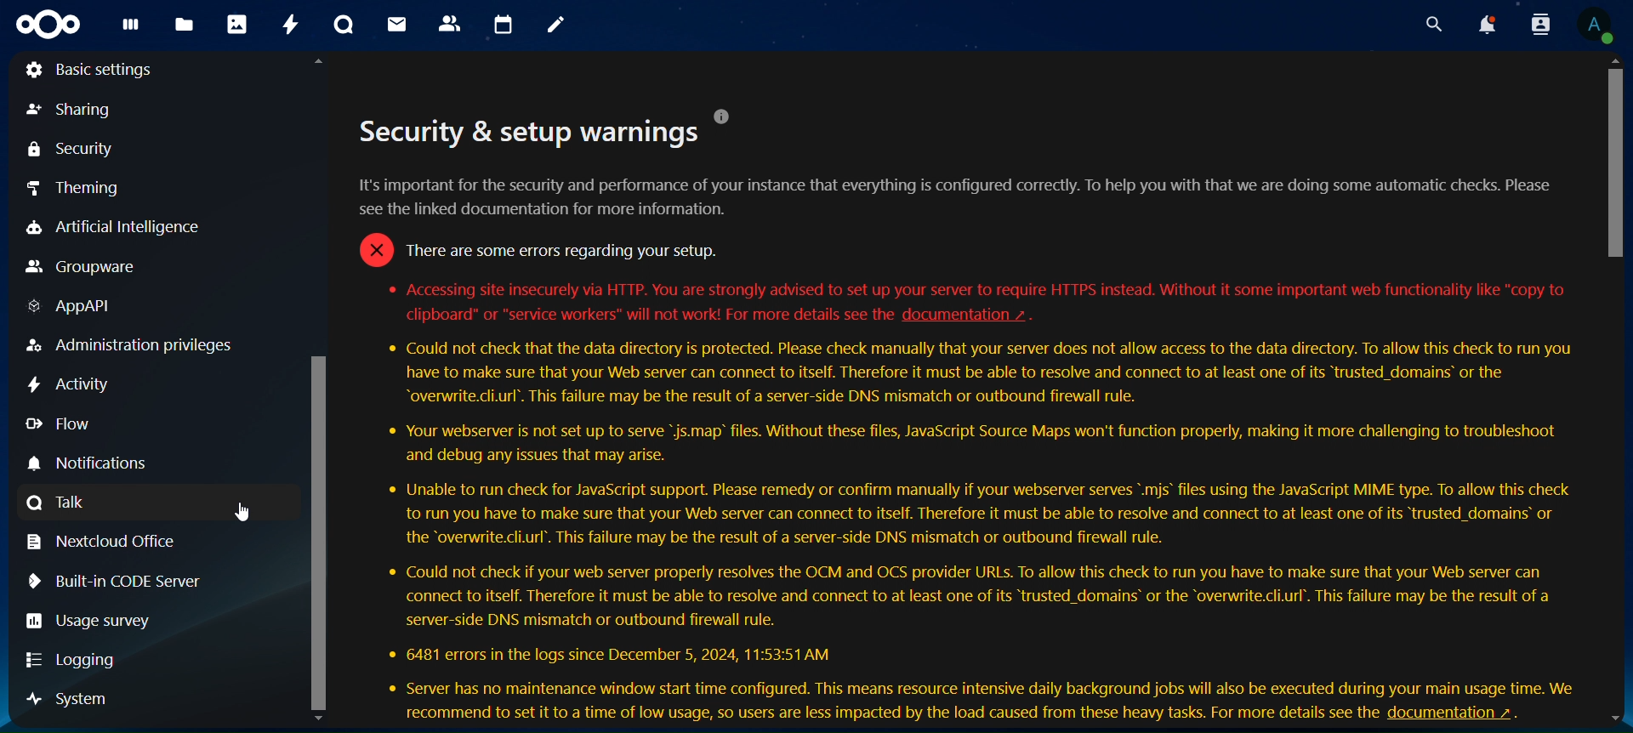 The height and width of the screenshot is (733, 1633). Describe the element at coordinates (876, 715) in the screenshot. I see `text` at that location.